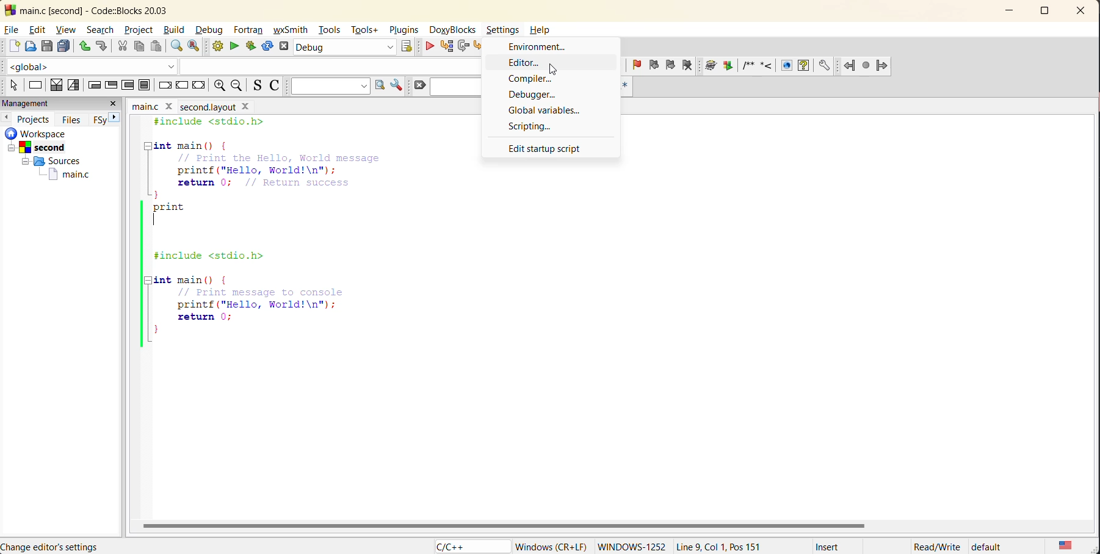 The image size is (1100, 554). I want to click on edit, so click(40, 29).